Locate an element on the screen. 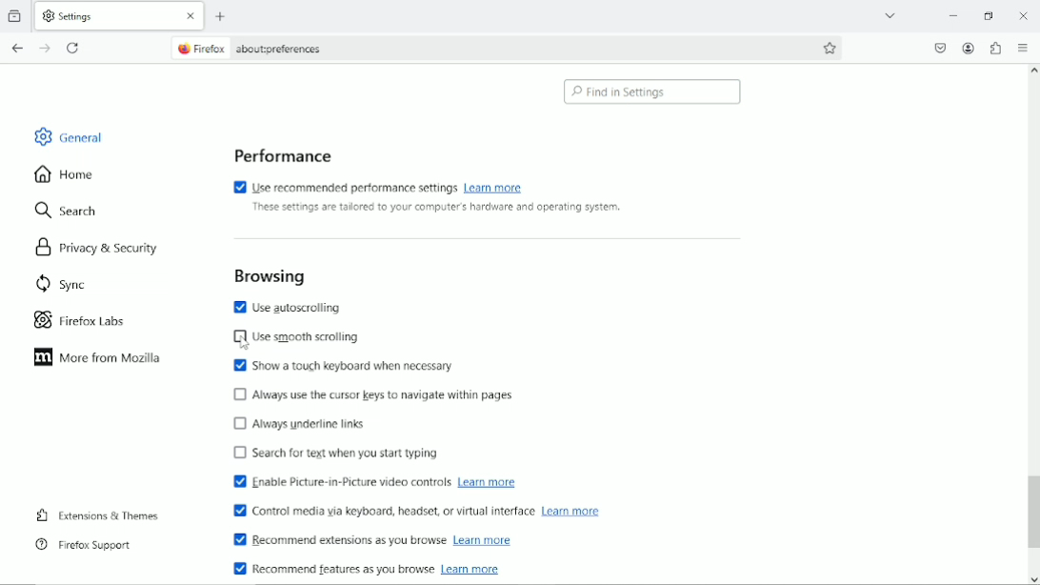 This screenshot has height=585, width=1040. Learn more is located at coordinates (470, 568).